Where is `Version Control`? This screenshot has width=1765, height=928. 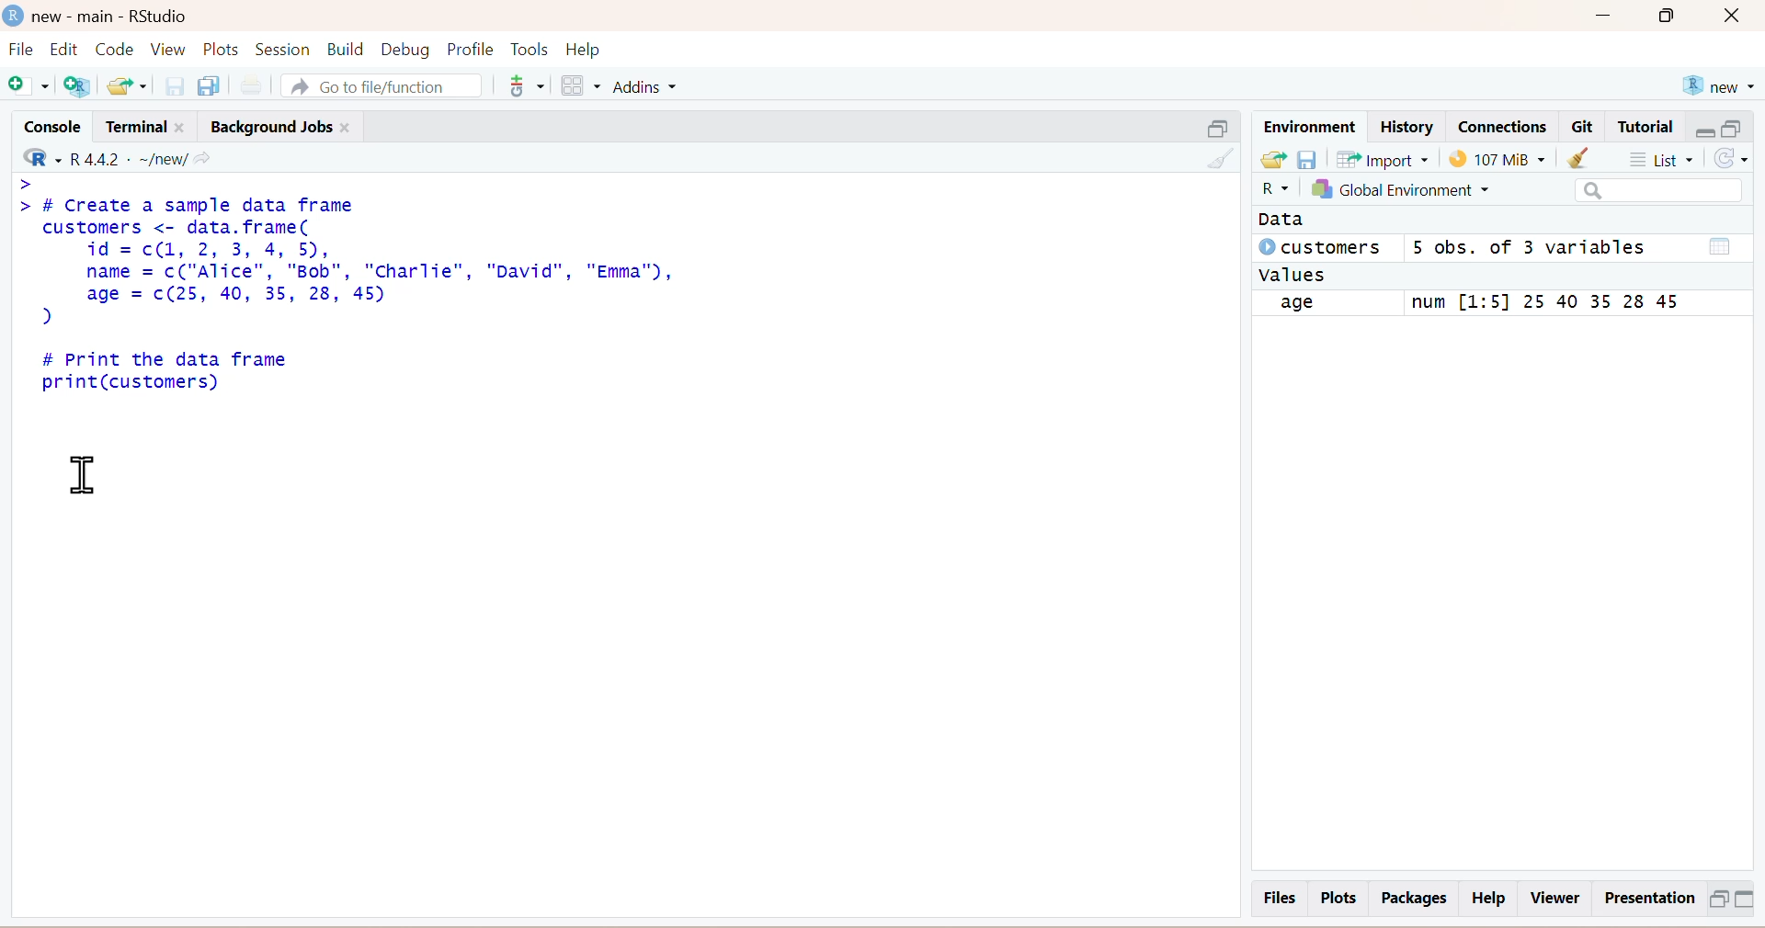 Version Control is located at coordinates (526, 83).